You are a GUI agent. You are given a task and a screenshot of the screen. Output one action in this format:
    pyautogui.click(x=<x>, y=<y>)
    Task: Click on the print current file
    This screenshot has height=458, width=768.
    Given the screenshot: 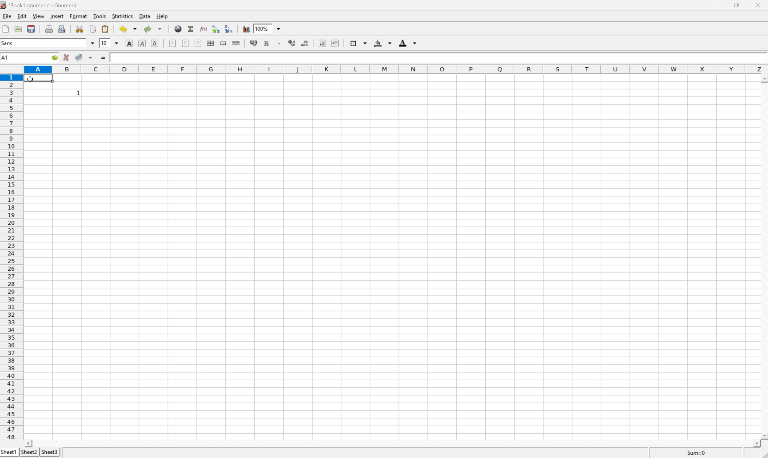 What is the action you would take?
    pyautogui.click(x=49, y=28)
    